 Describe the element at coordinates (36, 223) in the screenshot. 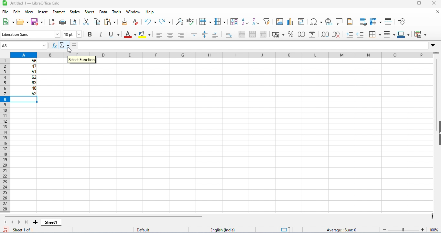

I see `add new sheet` at that location.